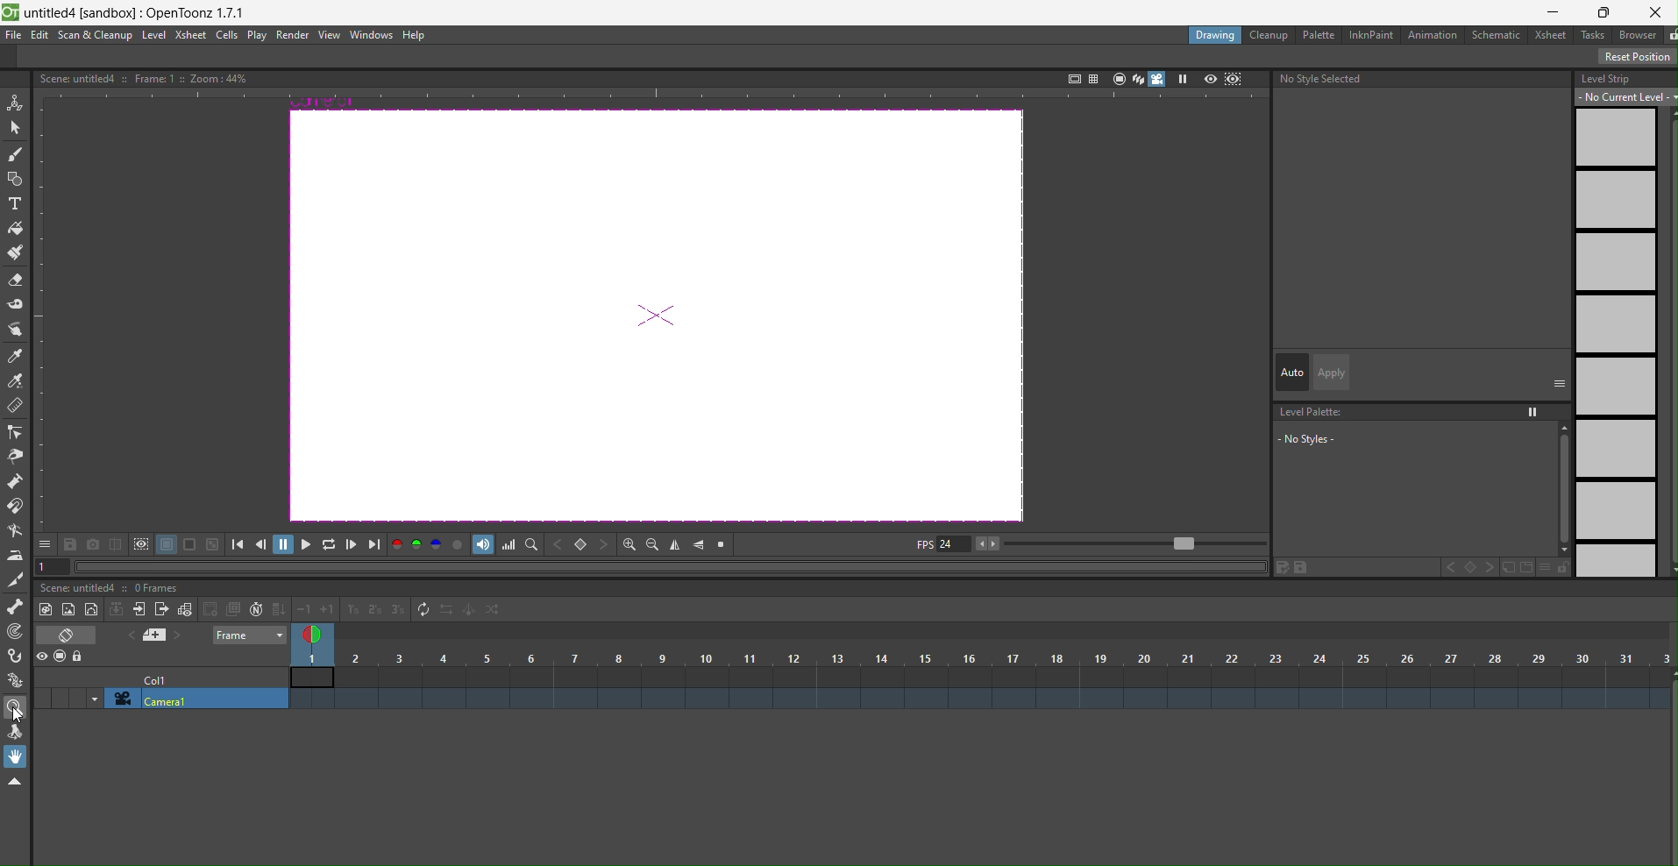 Image resolution: width=1678 pixels, height=866 pixels. I want to click on schematic, so click(1497, 34).